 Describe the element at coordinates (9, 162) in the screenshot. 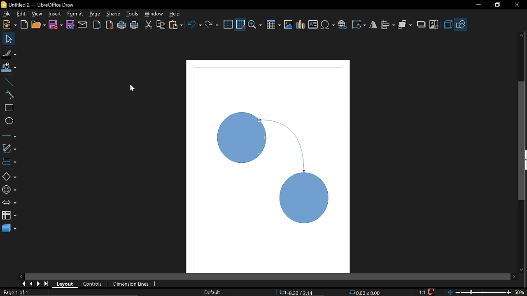

I see `COnnector` at that location.